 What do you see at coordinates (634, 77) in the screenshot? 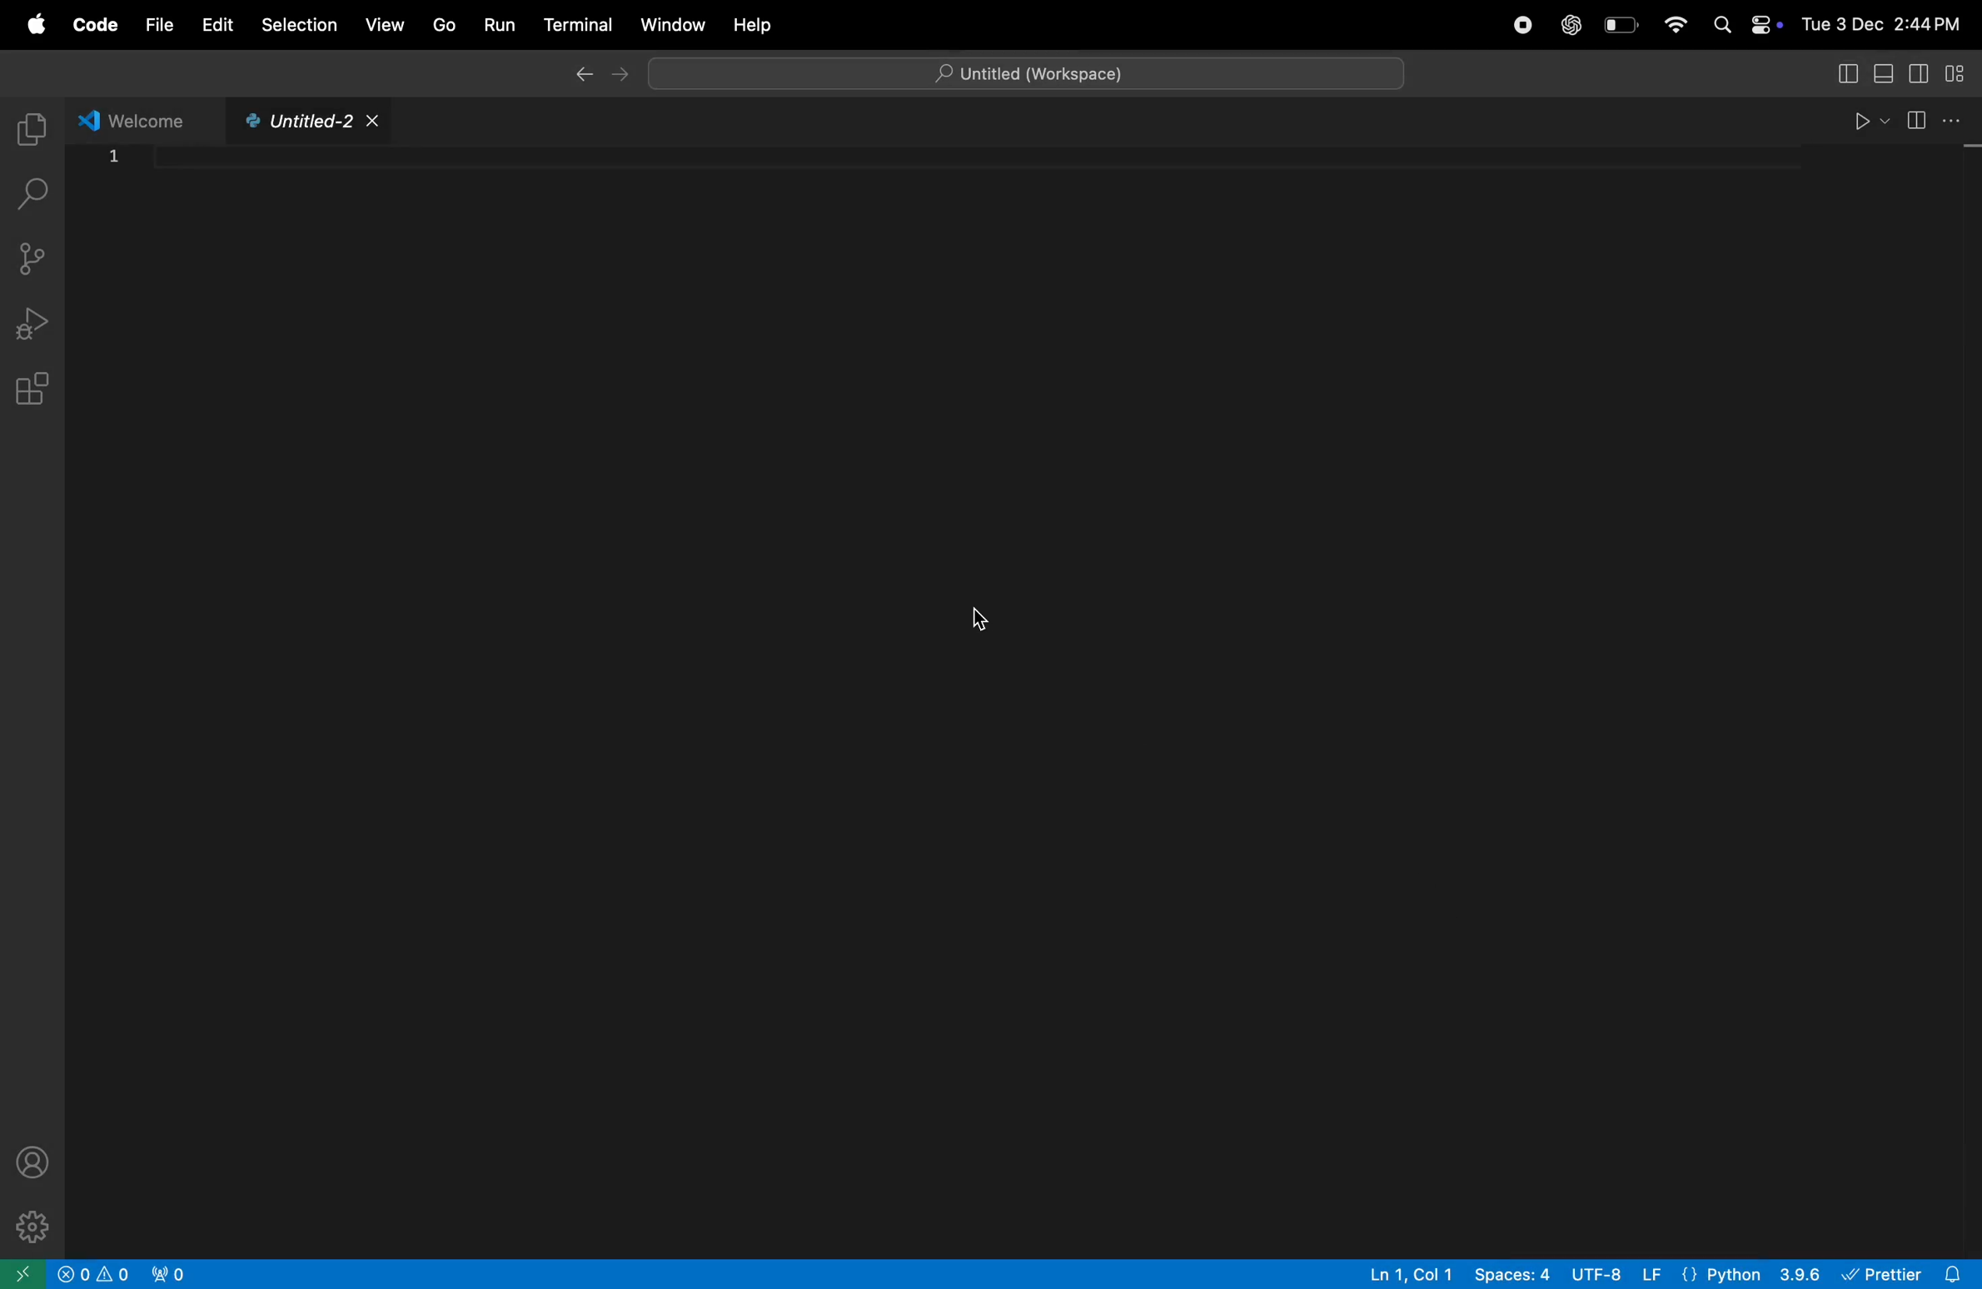
I see `forward` at bounding box center [634, 77].